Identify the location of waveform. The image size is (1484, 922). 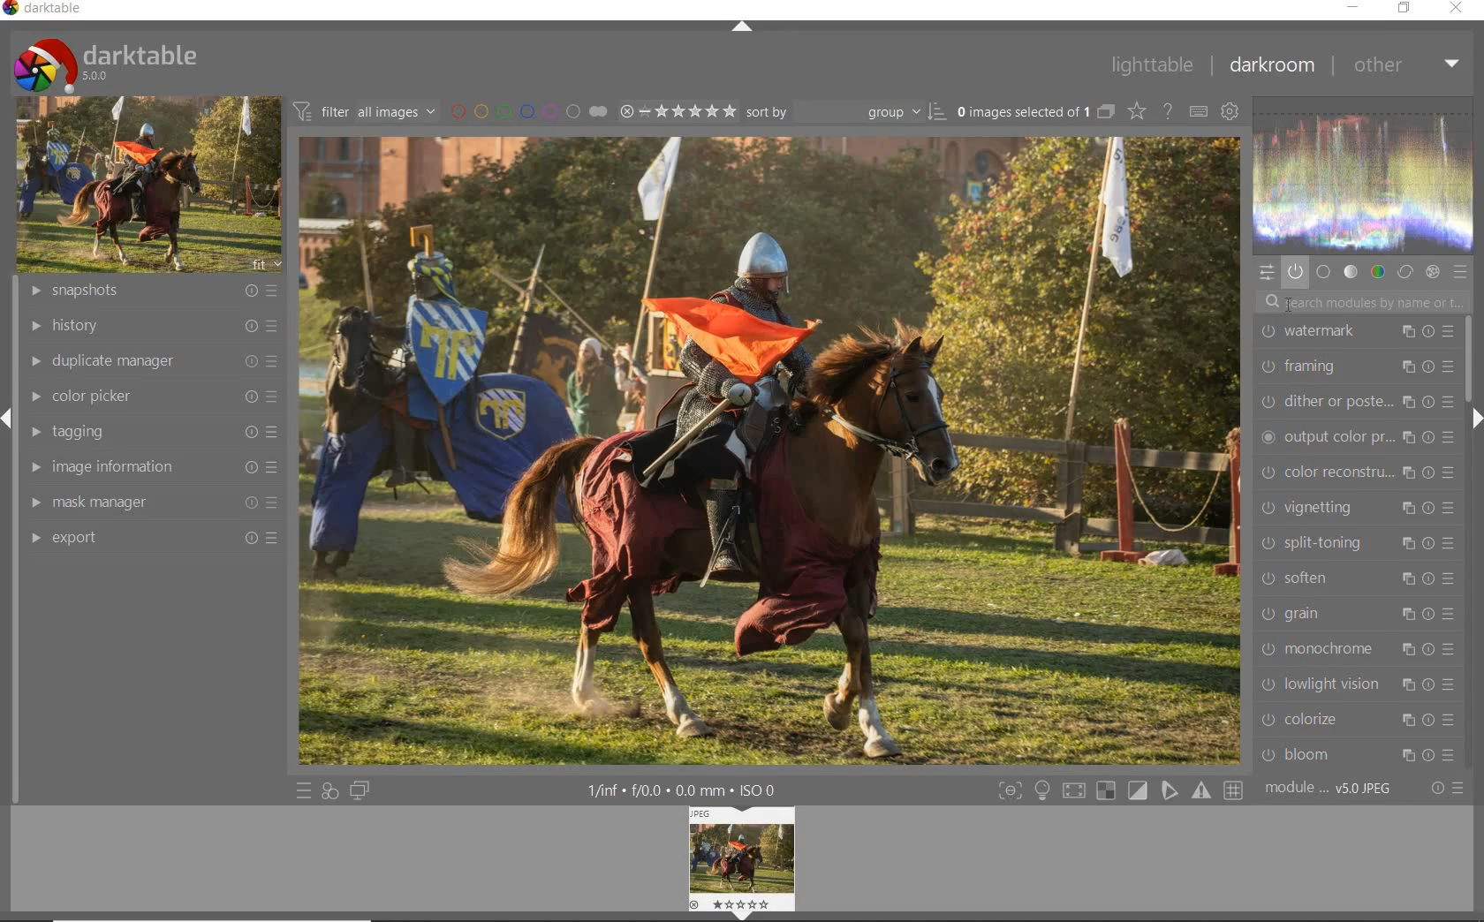
(1361, 173).